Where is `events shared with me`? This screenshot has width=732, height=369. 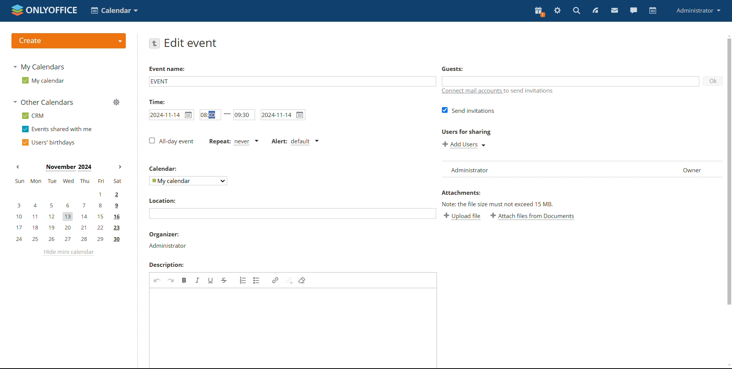
events shared with me is located at coordinates (58, 129).